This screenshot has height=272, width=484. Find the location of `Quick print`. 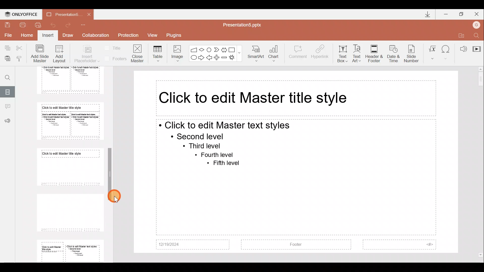

Quick print is located at coordinates (38, 25).